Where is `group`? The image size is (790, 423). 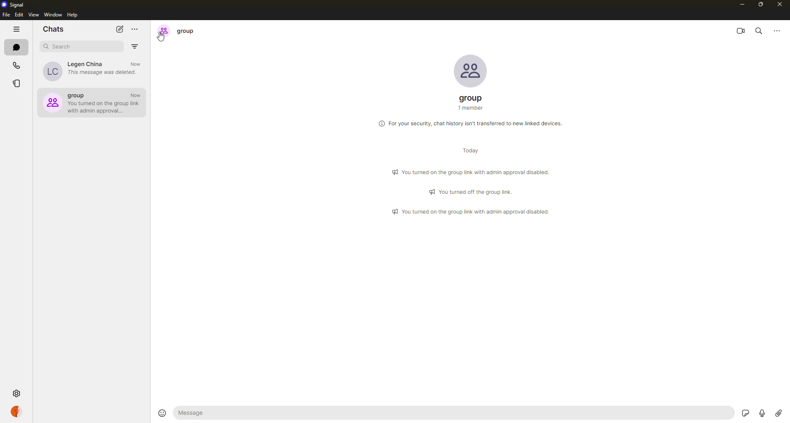 group is located at coordinates (93, 102).